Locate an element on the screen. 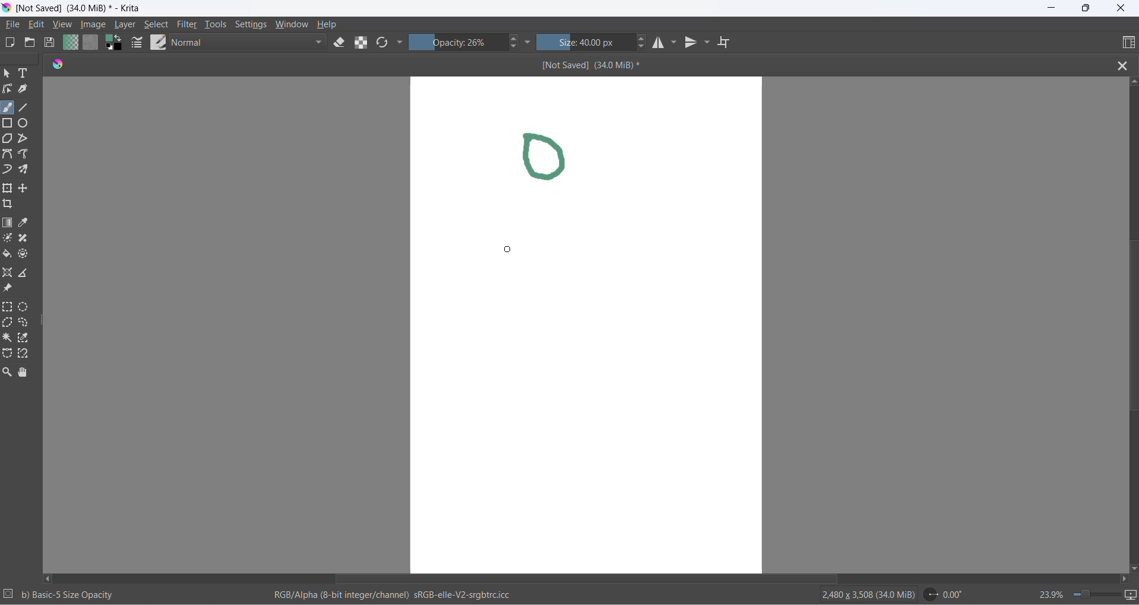 Image resolution: width=1139 pixels, height=605 pixels. swap foreground with background color is located at coordinates (115, 43).